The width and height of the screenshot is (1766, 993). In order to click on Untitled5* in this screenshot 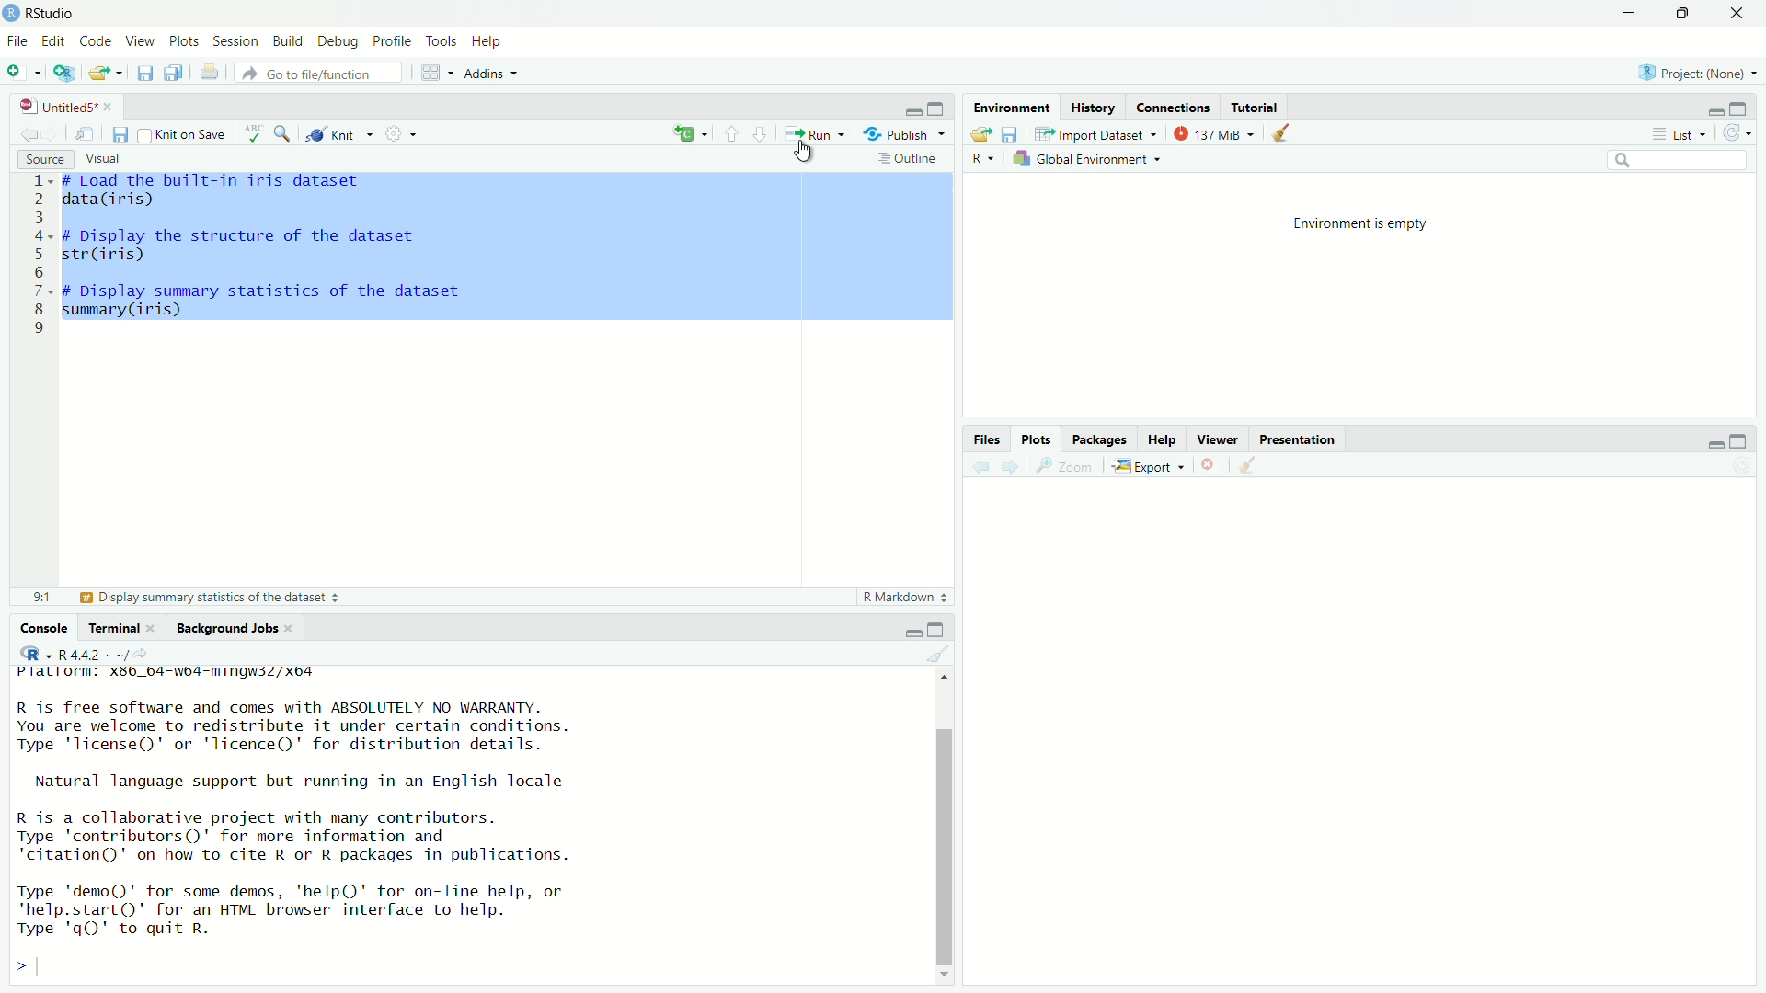, I will do `click(64, 106)`.